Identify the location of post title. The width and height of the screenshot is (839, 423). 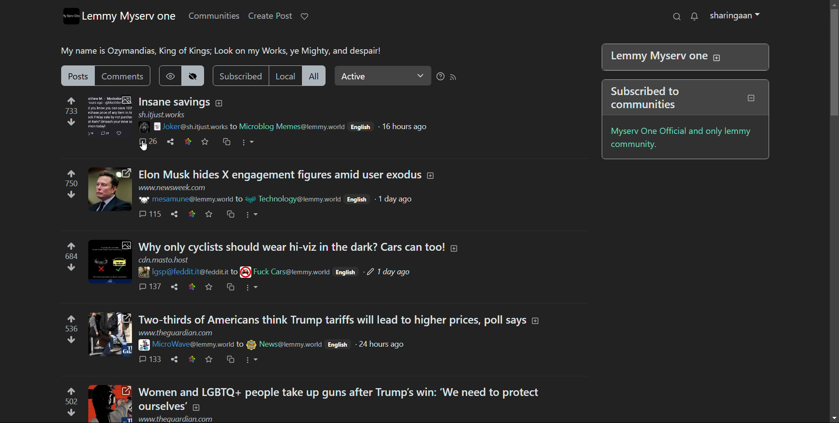
(333, 320).